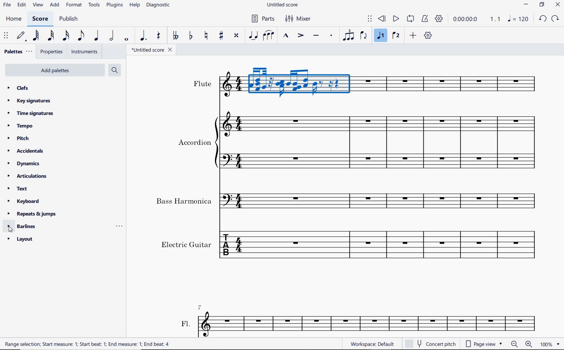 The height and width of the screenshot is (350, 564). Describe the element at coordinates (194, 142) in the screenshot. I see `text` at that location.